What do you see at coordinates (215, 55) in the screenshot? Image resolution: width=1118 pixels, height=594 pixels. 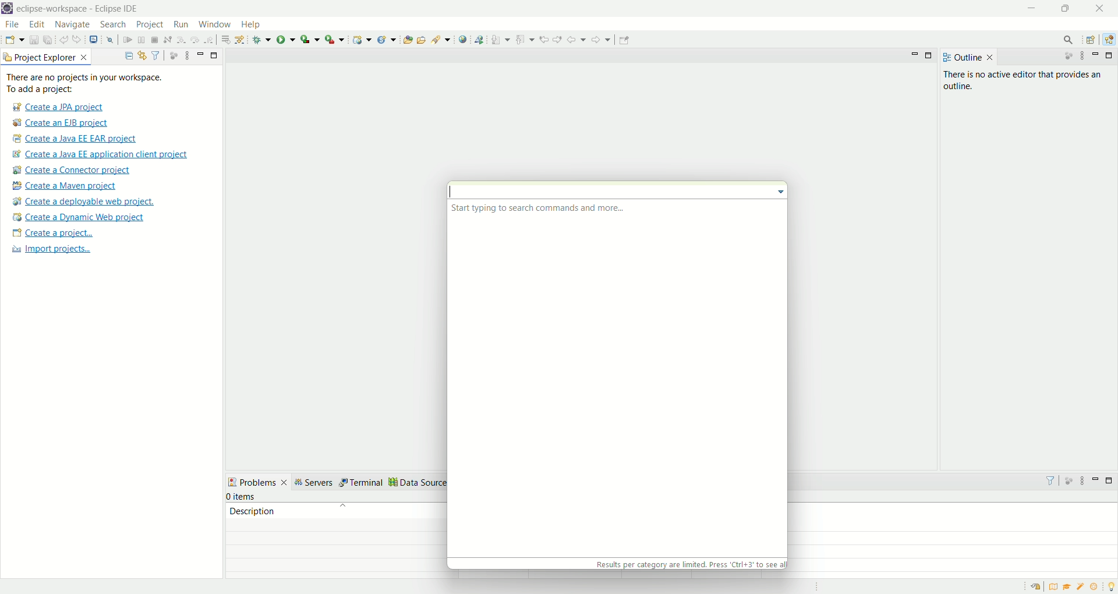 I see `maximize` at bounding box center [215, 55].